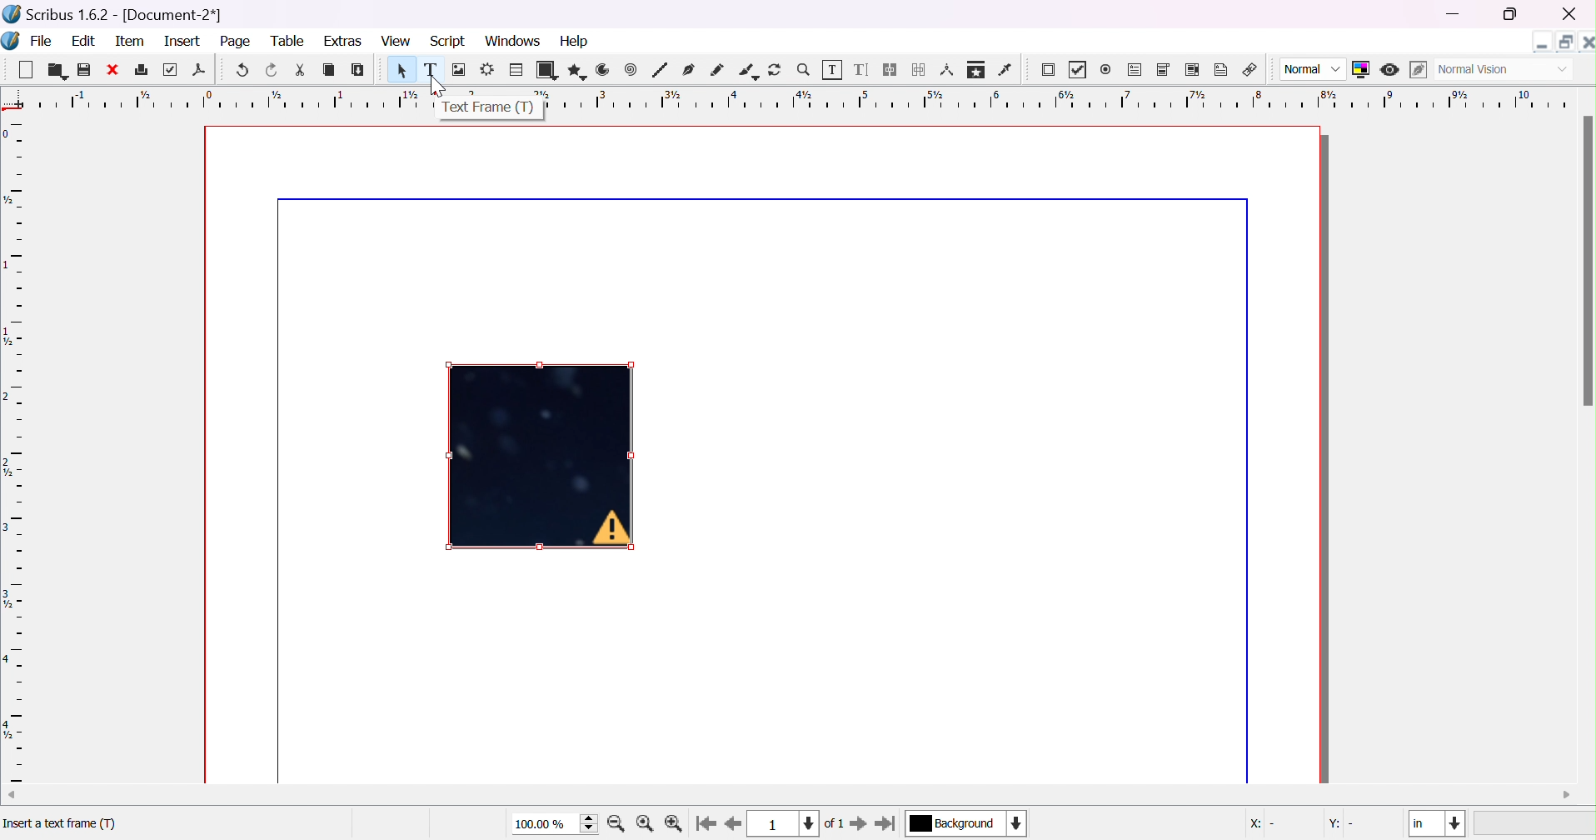  What do you see at coordinates (967, 822) in the screenshot?
I see `current layer` at bounding box center [967, 822].